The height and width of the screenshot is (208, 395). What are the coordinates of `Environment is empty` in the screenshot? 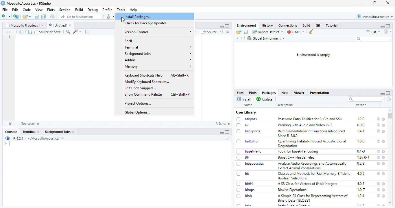 It's located at (314, 55).